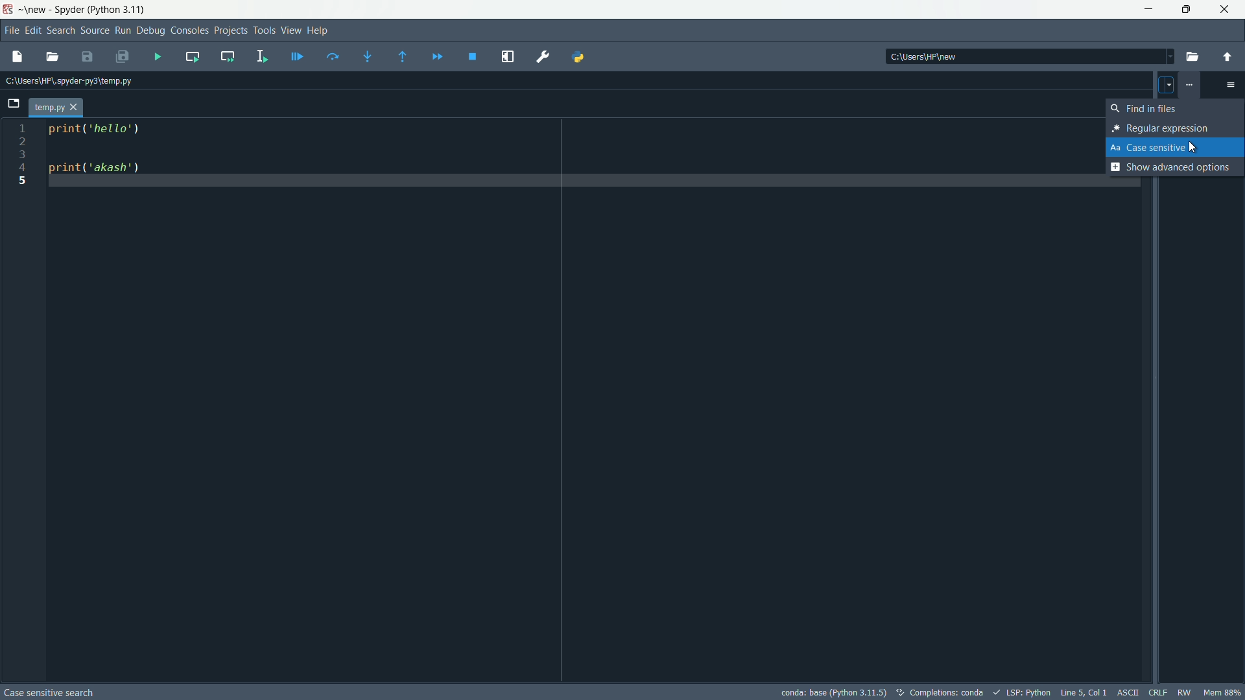 The height and width of the screenshot is (700, 1245). Describe the element at coordinates (1025, 55) in the screenshot. I see `C:\Users\HP\new` at that location.